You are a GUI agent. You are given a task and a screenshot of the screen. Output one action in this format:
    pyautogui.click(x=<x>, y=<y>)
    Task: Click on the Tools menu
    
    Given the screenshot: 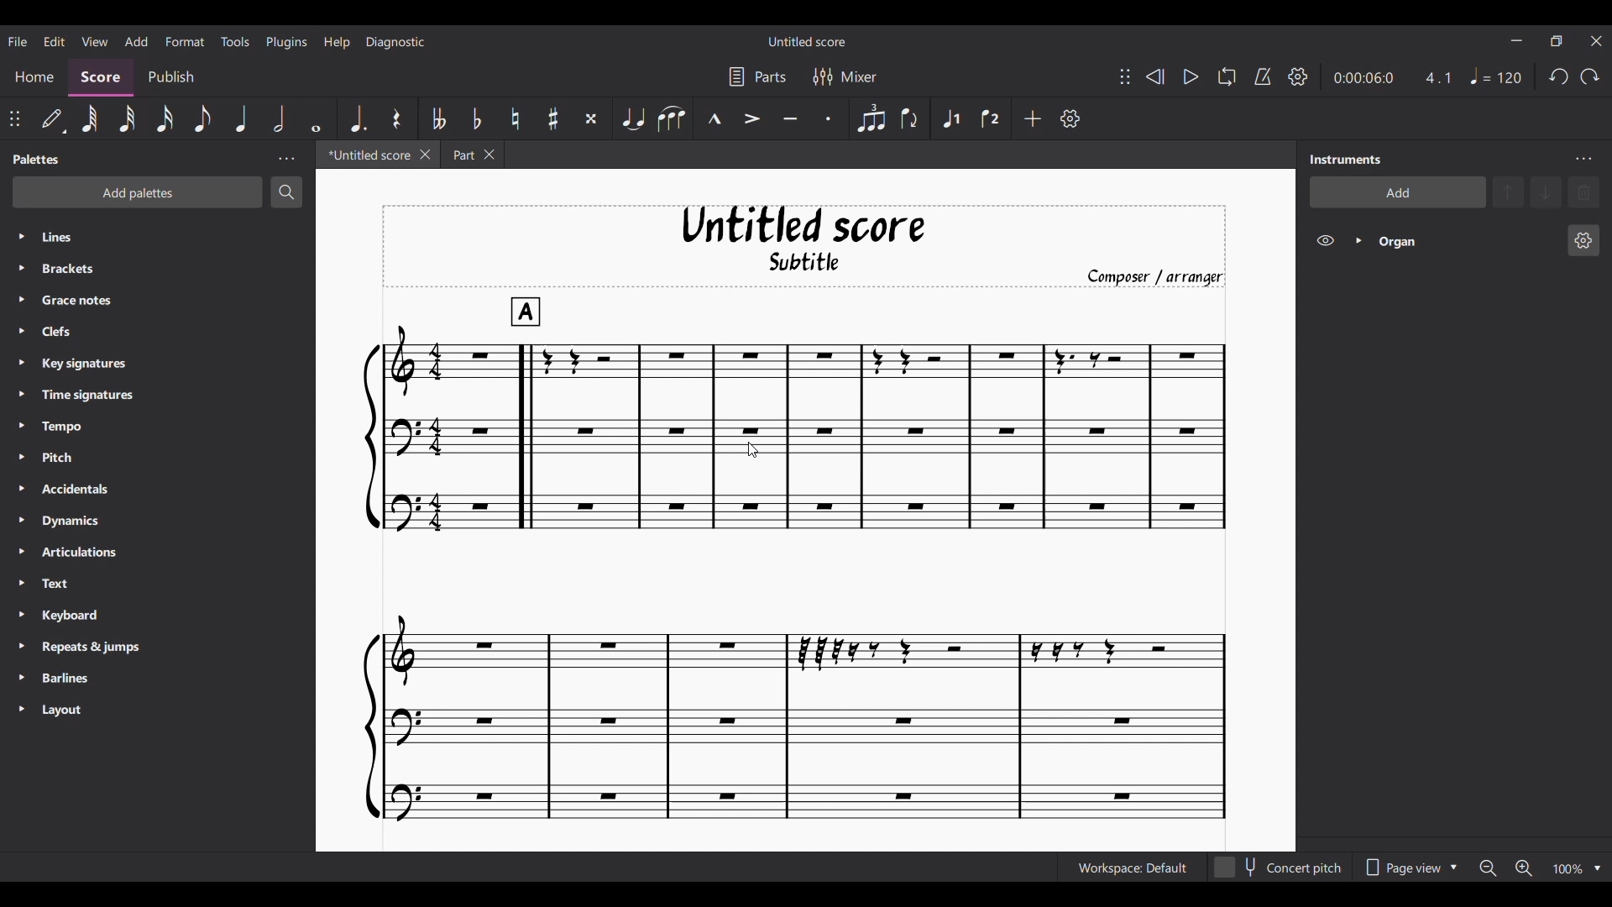 What is the action you would take?
    pyautogui.click(x=234, y=40)
    